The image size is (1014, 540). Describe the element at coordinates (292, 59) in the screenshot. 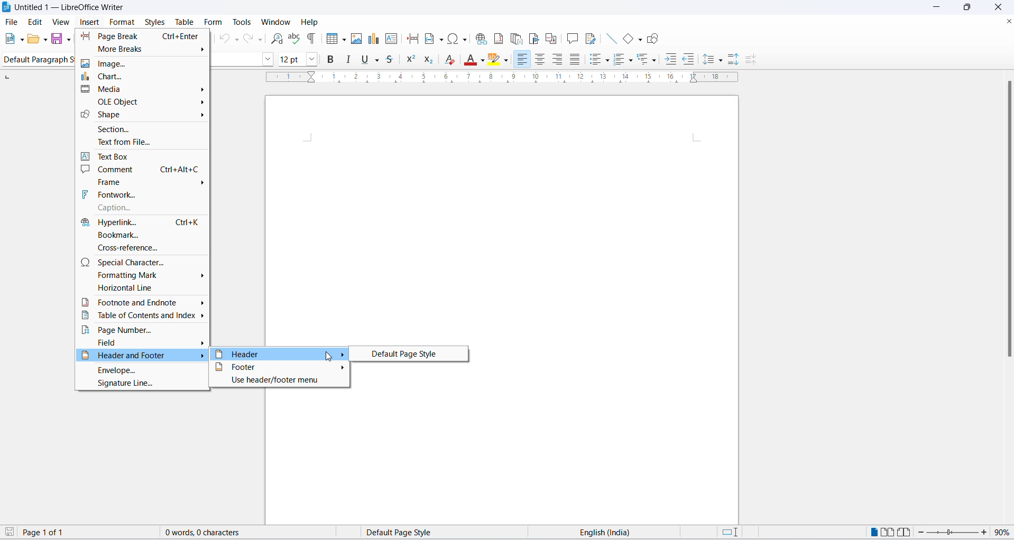

I see `font size` at that location.